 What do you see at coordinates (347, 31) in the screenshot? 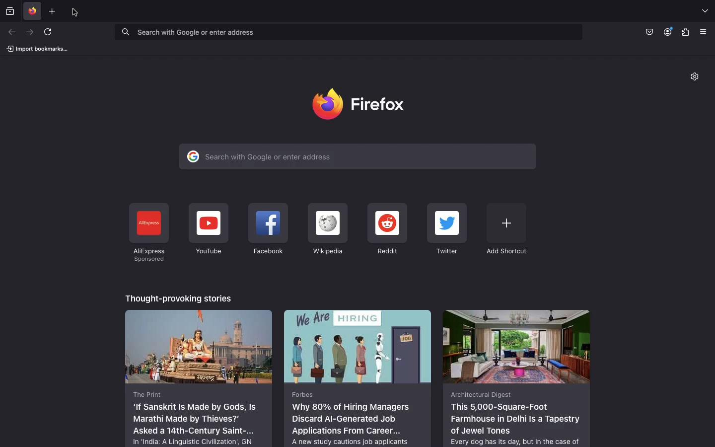
I see `Search bar` at bounding box center [347, 31].